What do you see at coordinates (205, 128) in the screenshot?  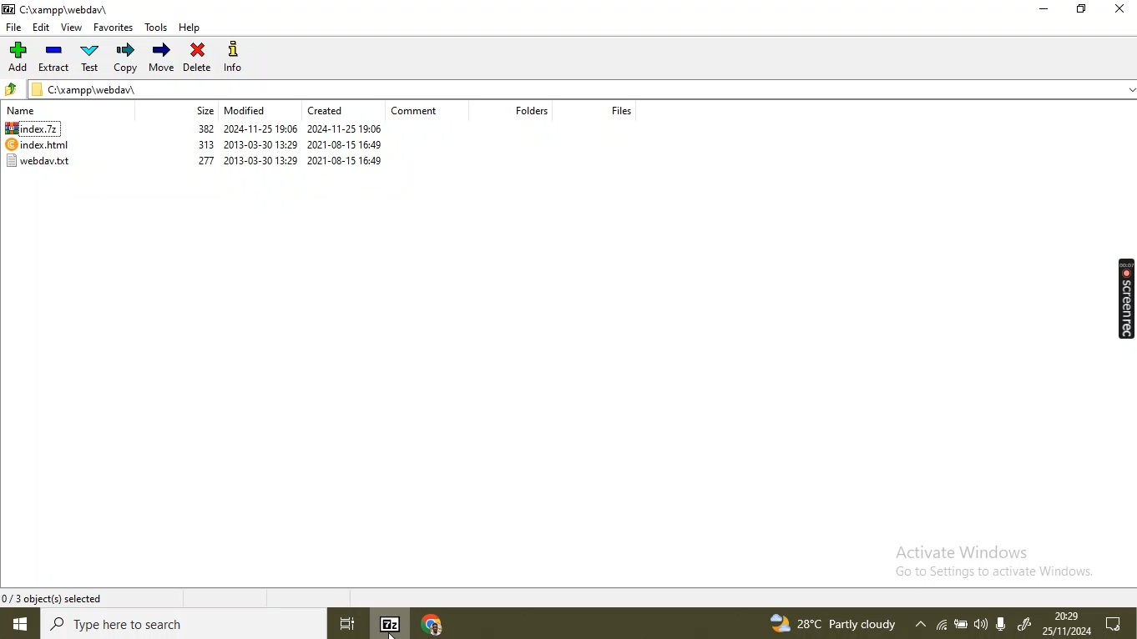 I see `382` at bounding box center [205, 128].